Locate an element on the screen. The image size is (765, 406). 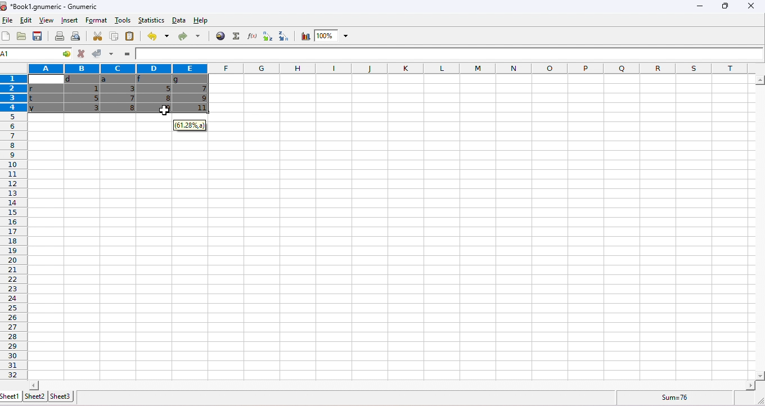
selected cell ranges is located at coordinates (16, 55).